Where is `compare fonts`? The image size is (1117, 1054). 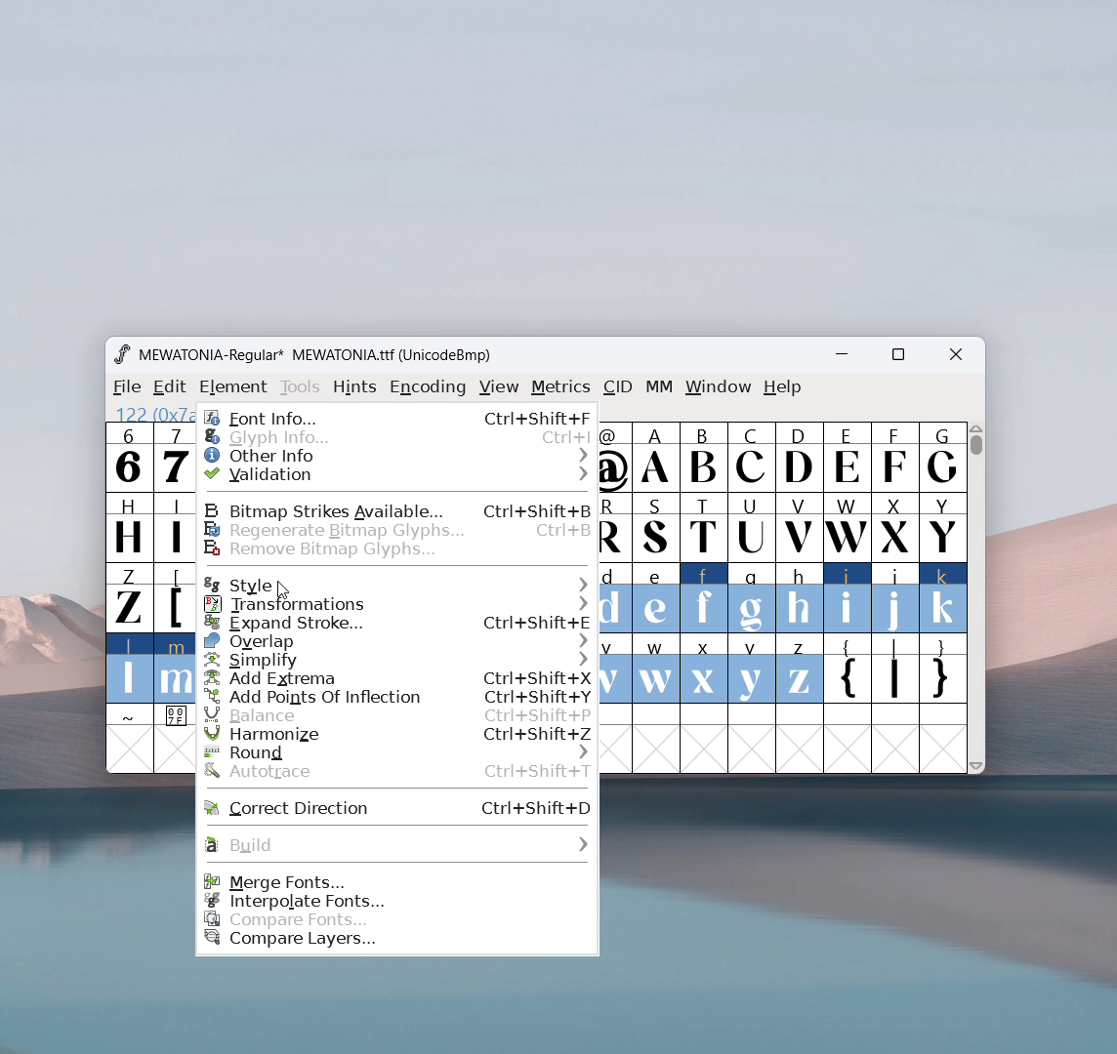 compare fonts is located at coordinates (397, 920).